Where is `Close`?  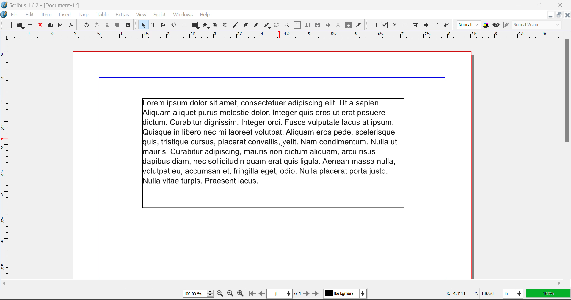 Close is located at coordinates (561, 4).